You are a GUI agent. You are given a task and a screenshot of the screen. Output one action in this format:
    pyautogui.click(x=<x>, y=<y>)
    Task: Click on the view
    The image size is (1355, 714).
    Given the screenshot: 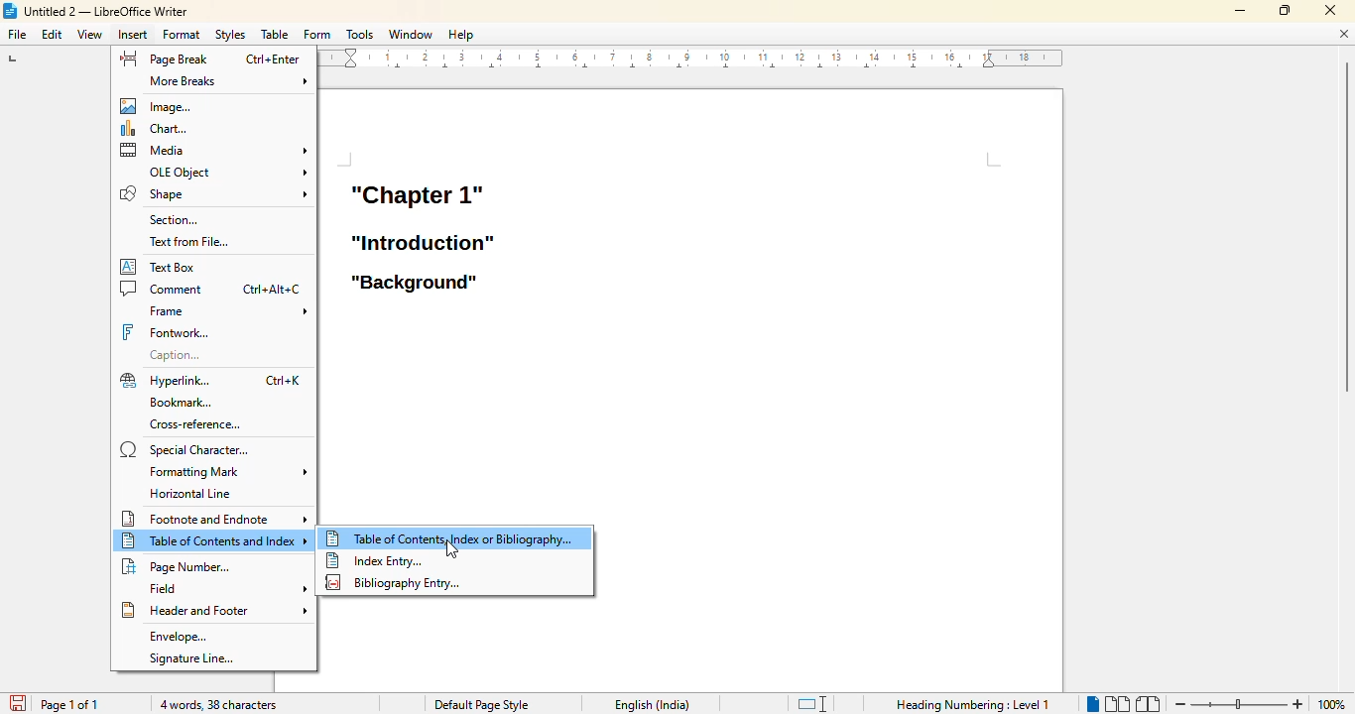 What is the action you would take?
    pyautogui.click(x=89, y=35)
    